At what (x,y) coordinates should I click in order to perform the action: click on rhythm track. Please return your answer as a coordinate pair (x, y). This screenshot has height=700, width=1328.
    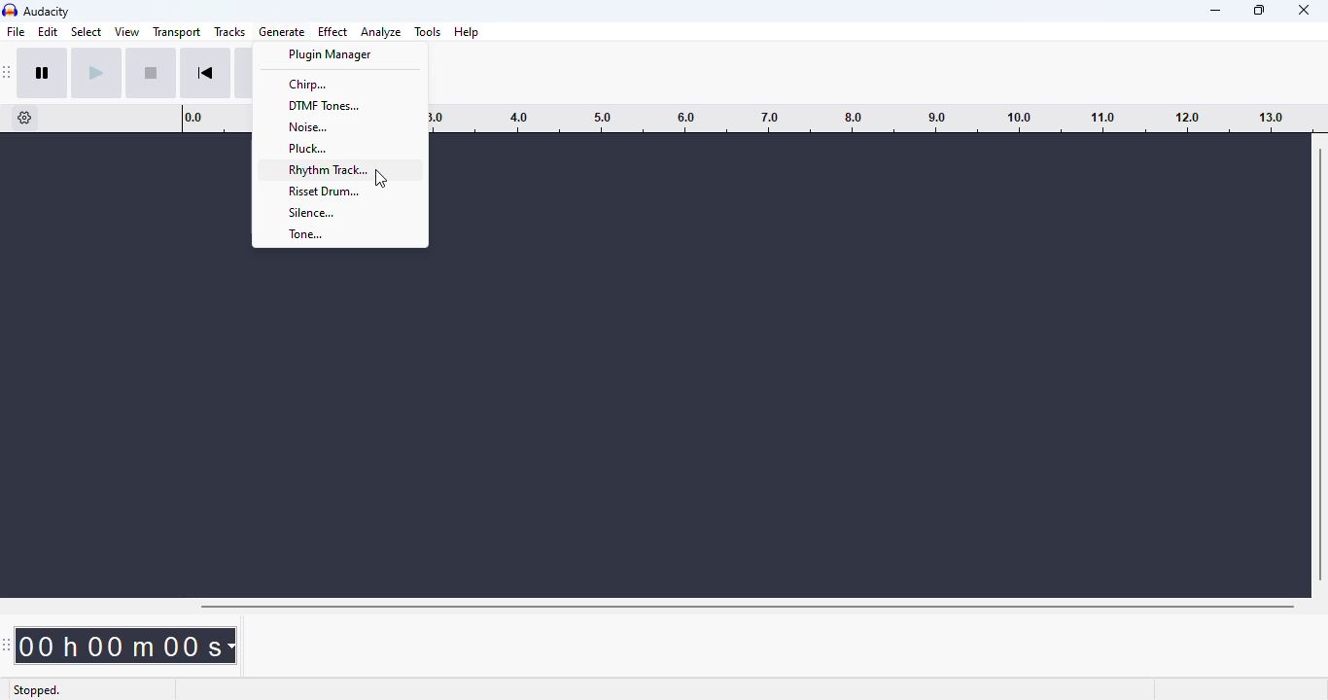
    Looking at the image, I should click on (335, 169).